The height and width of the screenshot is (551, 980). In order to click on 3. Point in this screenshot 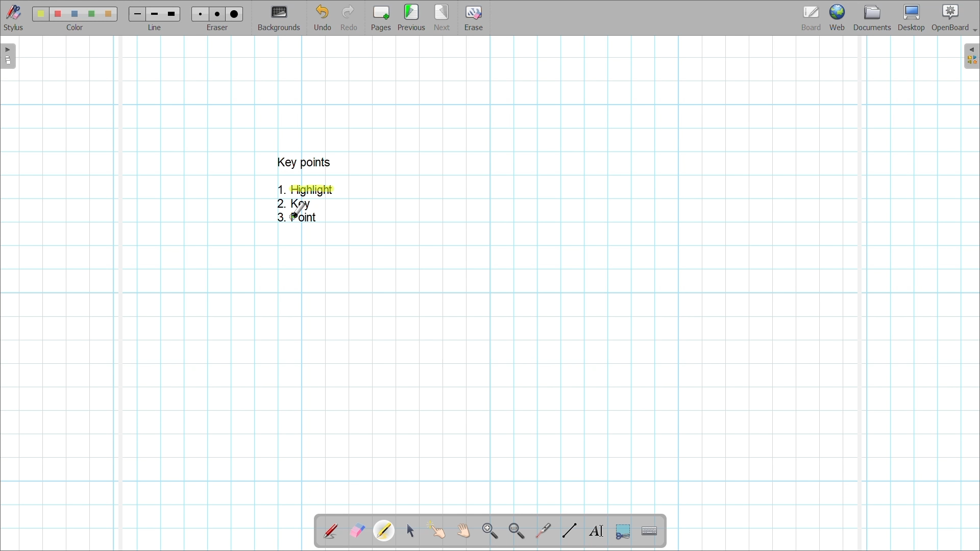, I will do `click(296, 217)`.